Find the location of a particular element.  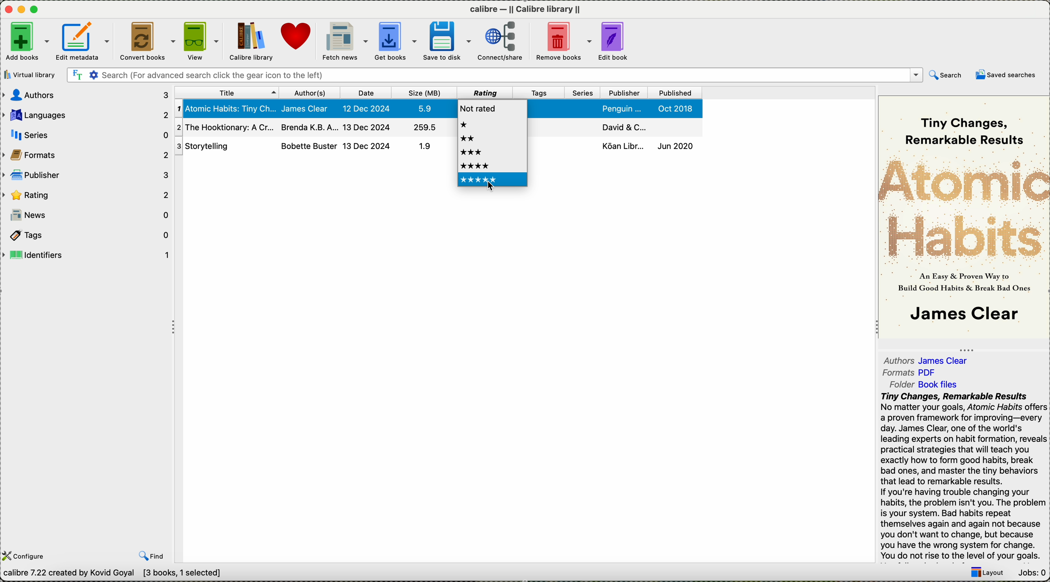

not rated is located at coordinates (480, 106).